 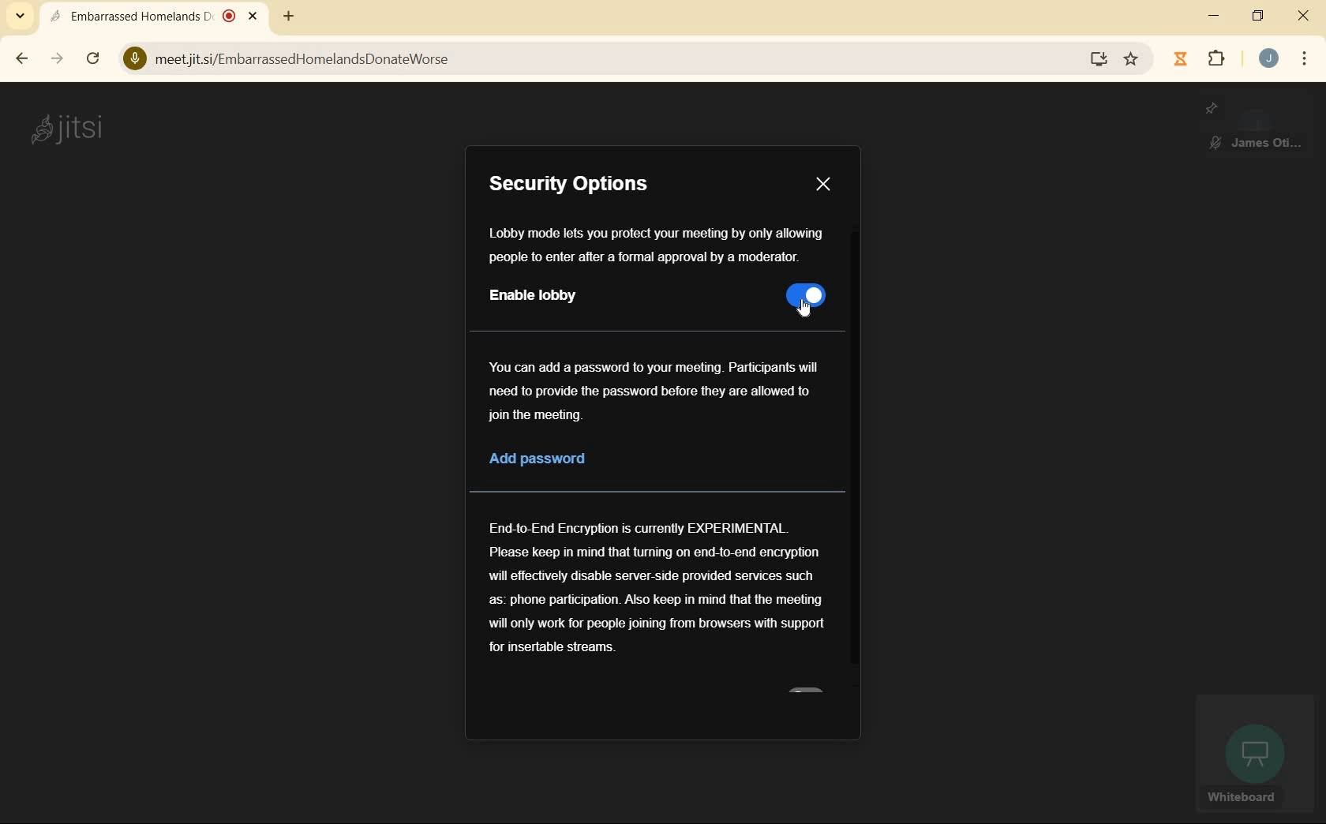 What do you see at coordinates (94, 58) in the screenshot?
I see `reload` at bounding box center [94, 58].